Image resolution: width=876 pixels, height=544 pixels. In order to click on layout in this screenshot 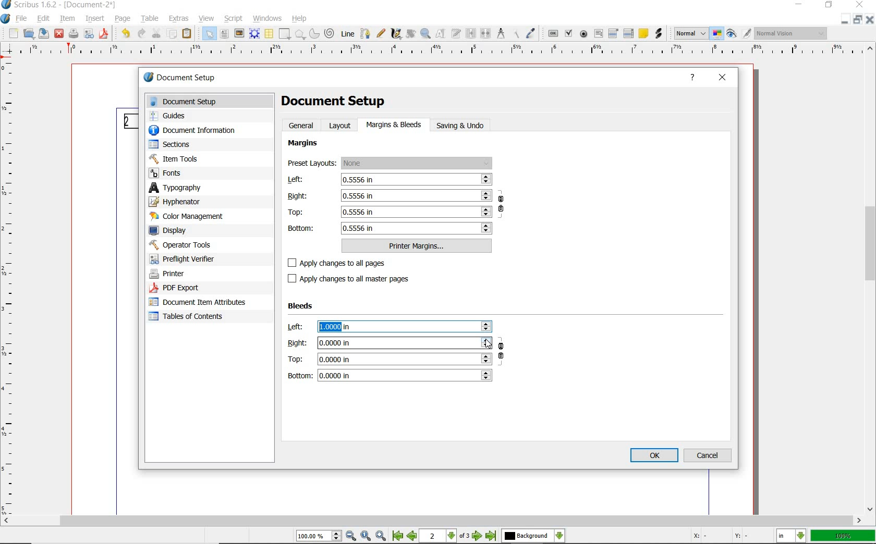, I will do `click(342, 125)`.